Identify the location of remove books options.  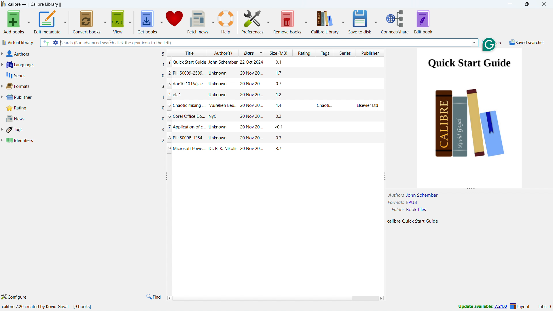
(306, 22).